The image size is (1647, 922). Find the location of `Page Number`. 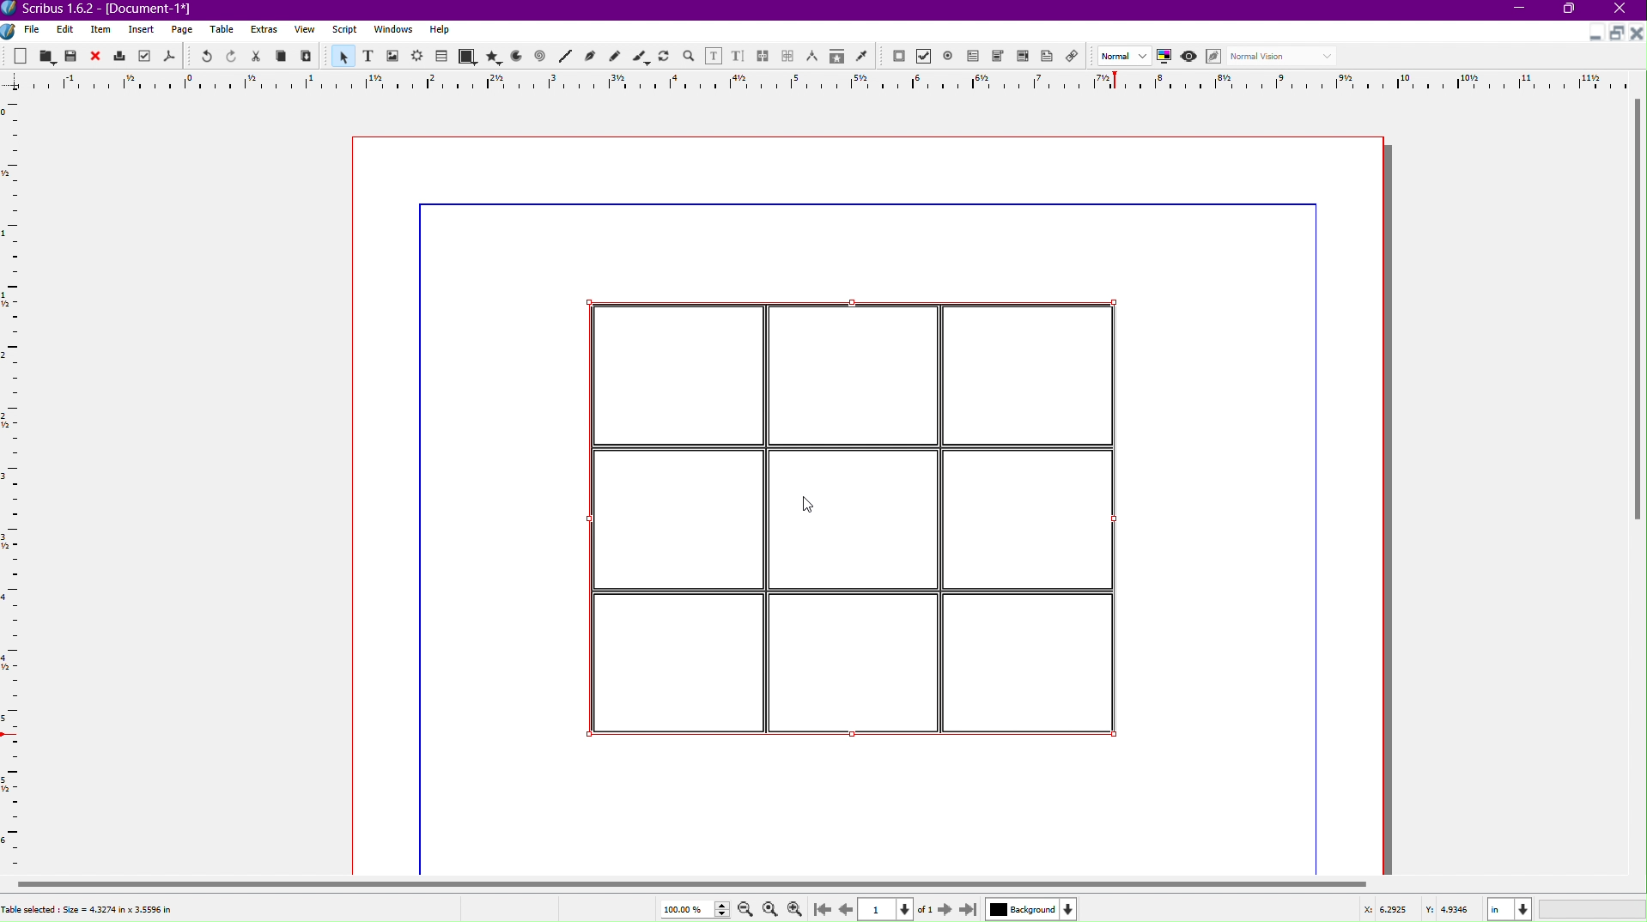

Page Number is located at coordinates (888, 909).